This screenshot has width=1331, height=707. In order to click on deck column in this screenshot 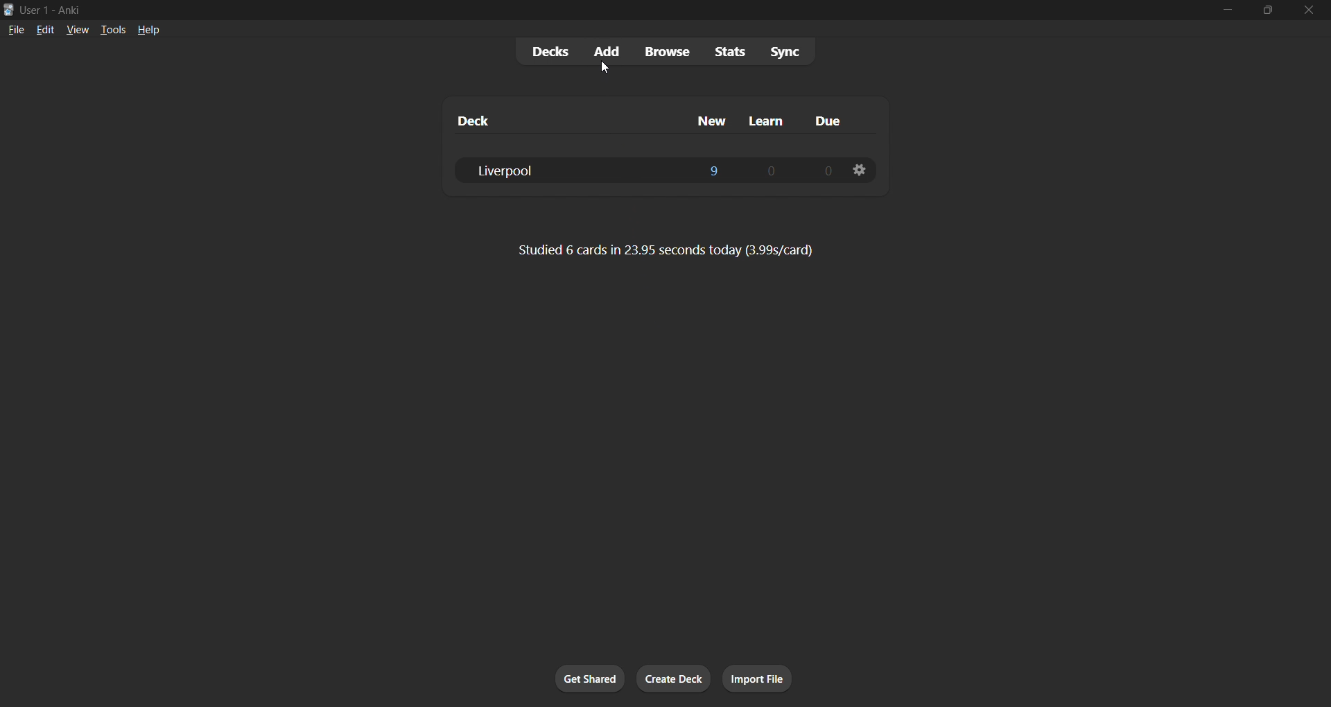, I will do `click(556, 120)`.